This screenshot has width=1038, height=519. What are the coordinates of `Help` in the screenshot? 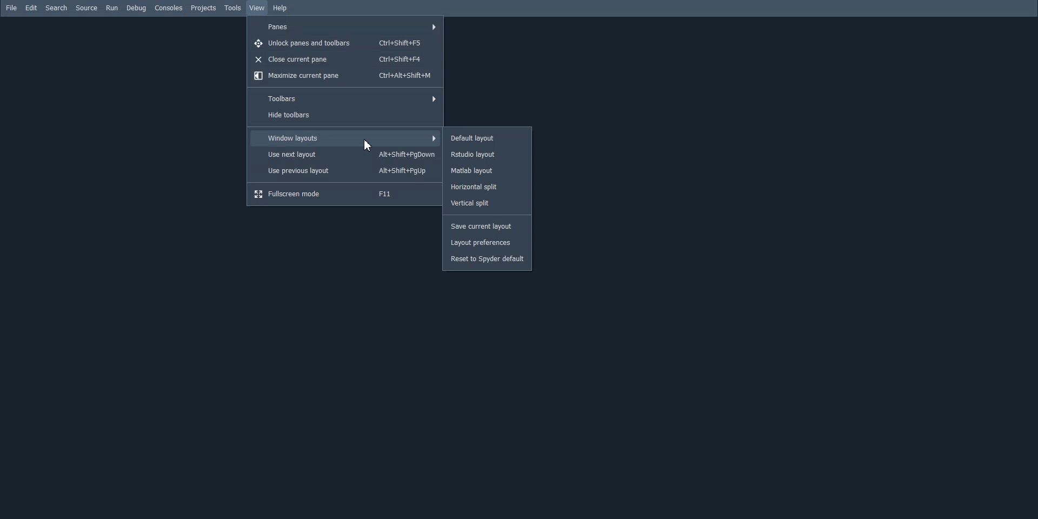 It's located at (281, 9).